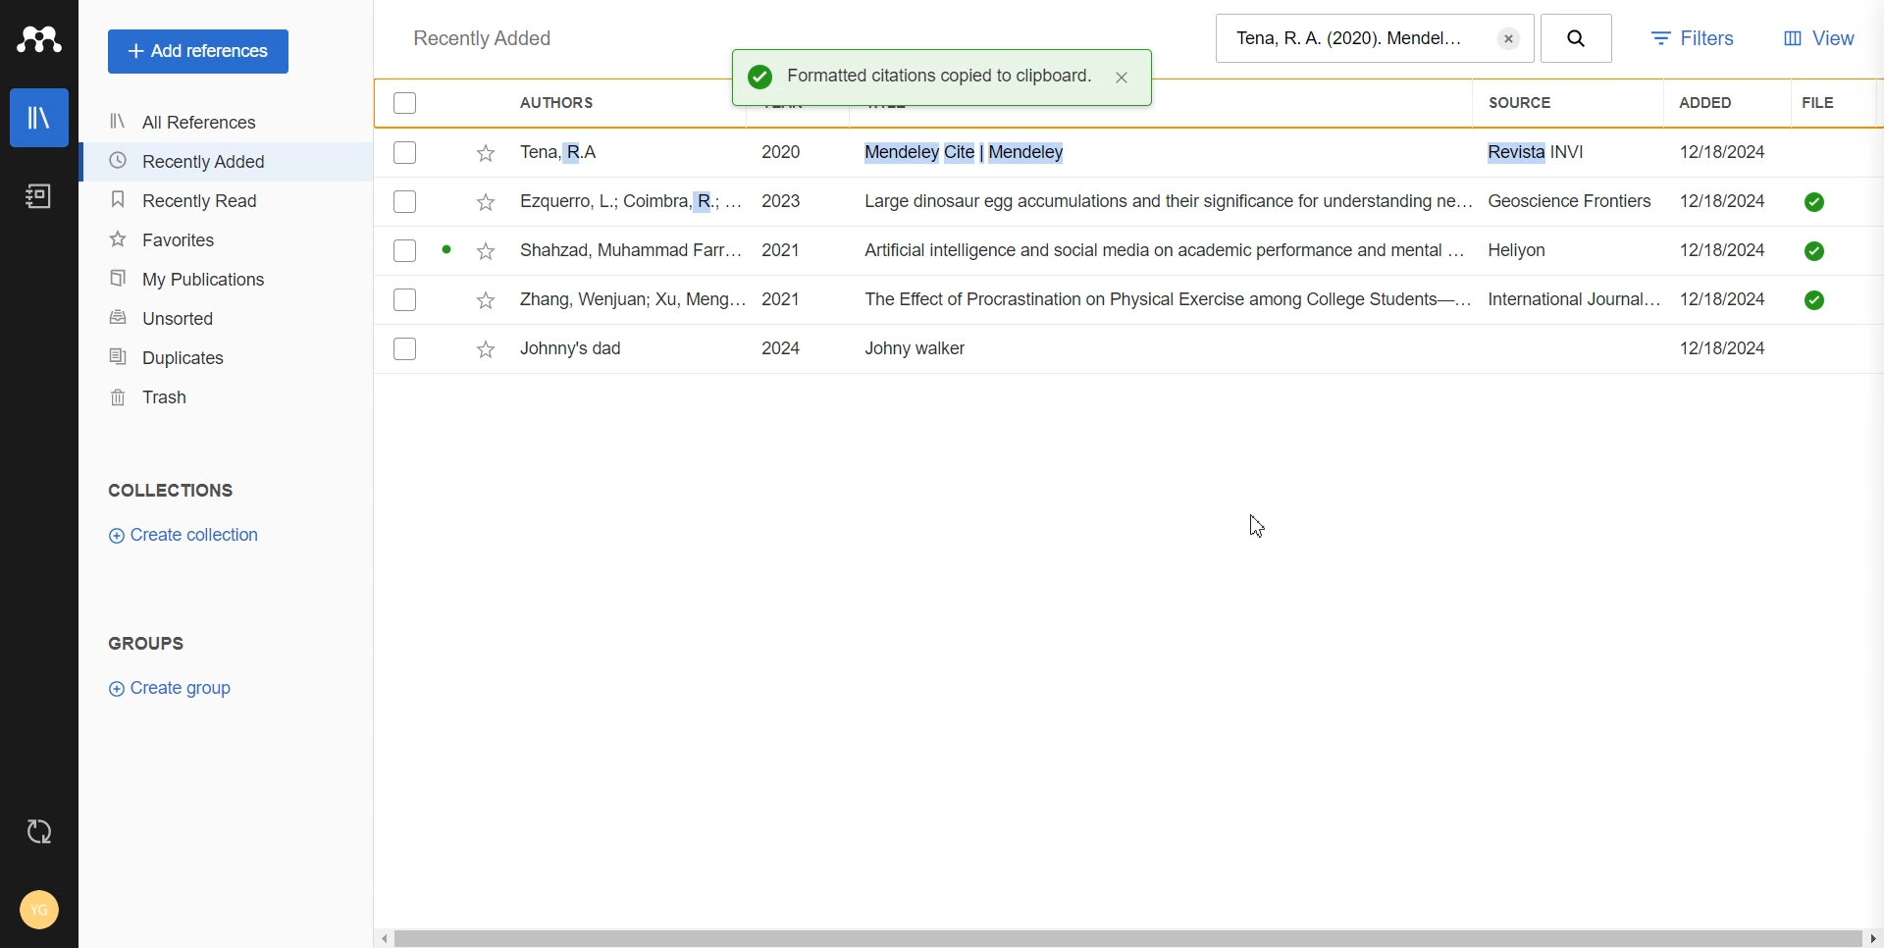 Image resolution: width=1884 pixels, height=948 pixels. I want to click on Recently Added, so click(221, 161).